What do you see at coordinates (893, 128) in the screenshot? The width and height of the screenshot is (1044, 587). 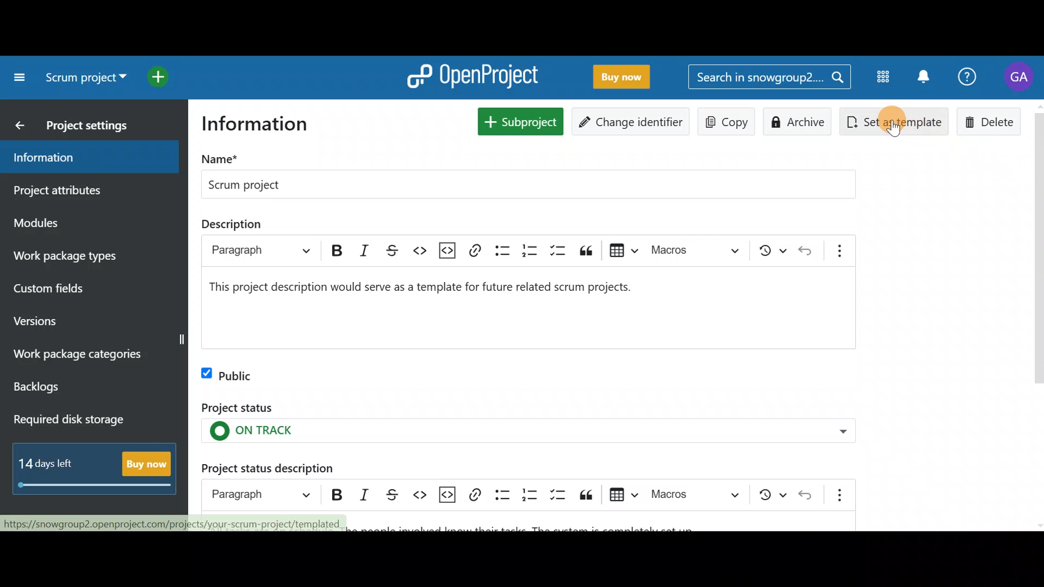 I see `Cursor` at bounding box center [893, 128].